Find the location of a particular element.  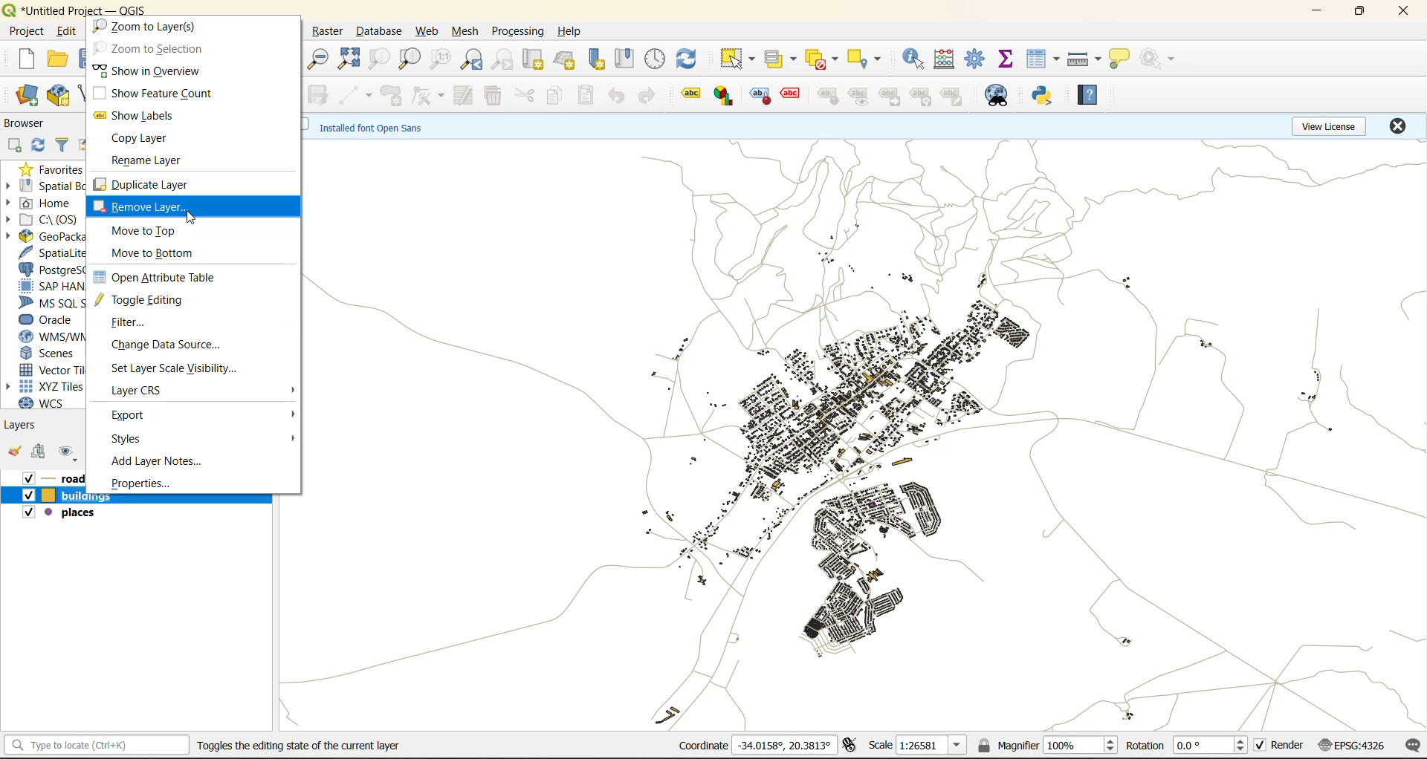

maximize is located at coordinates (1359, 13).